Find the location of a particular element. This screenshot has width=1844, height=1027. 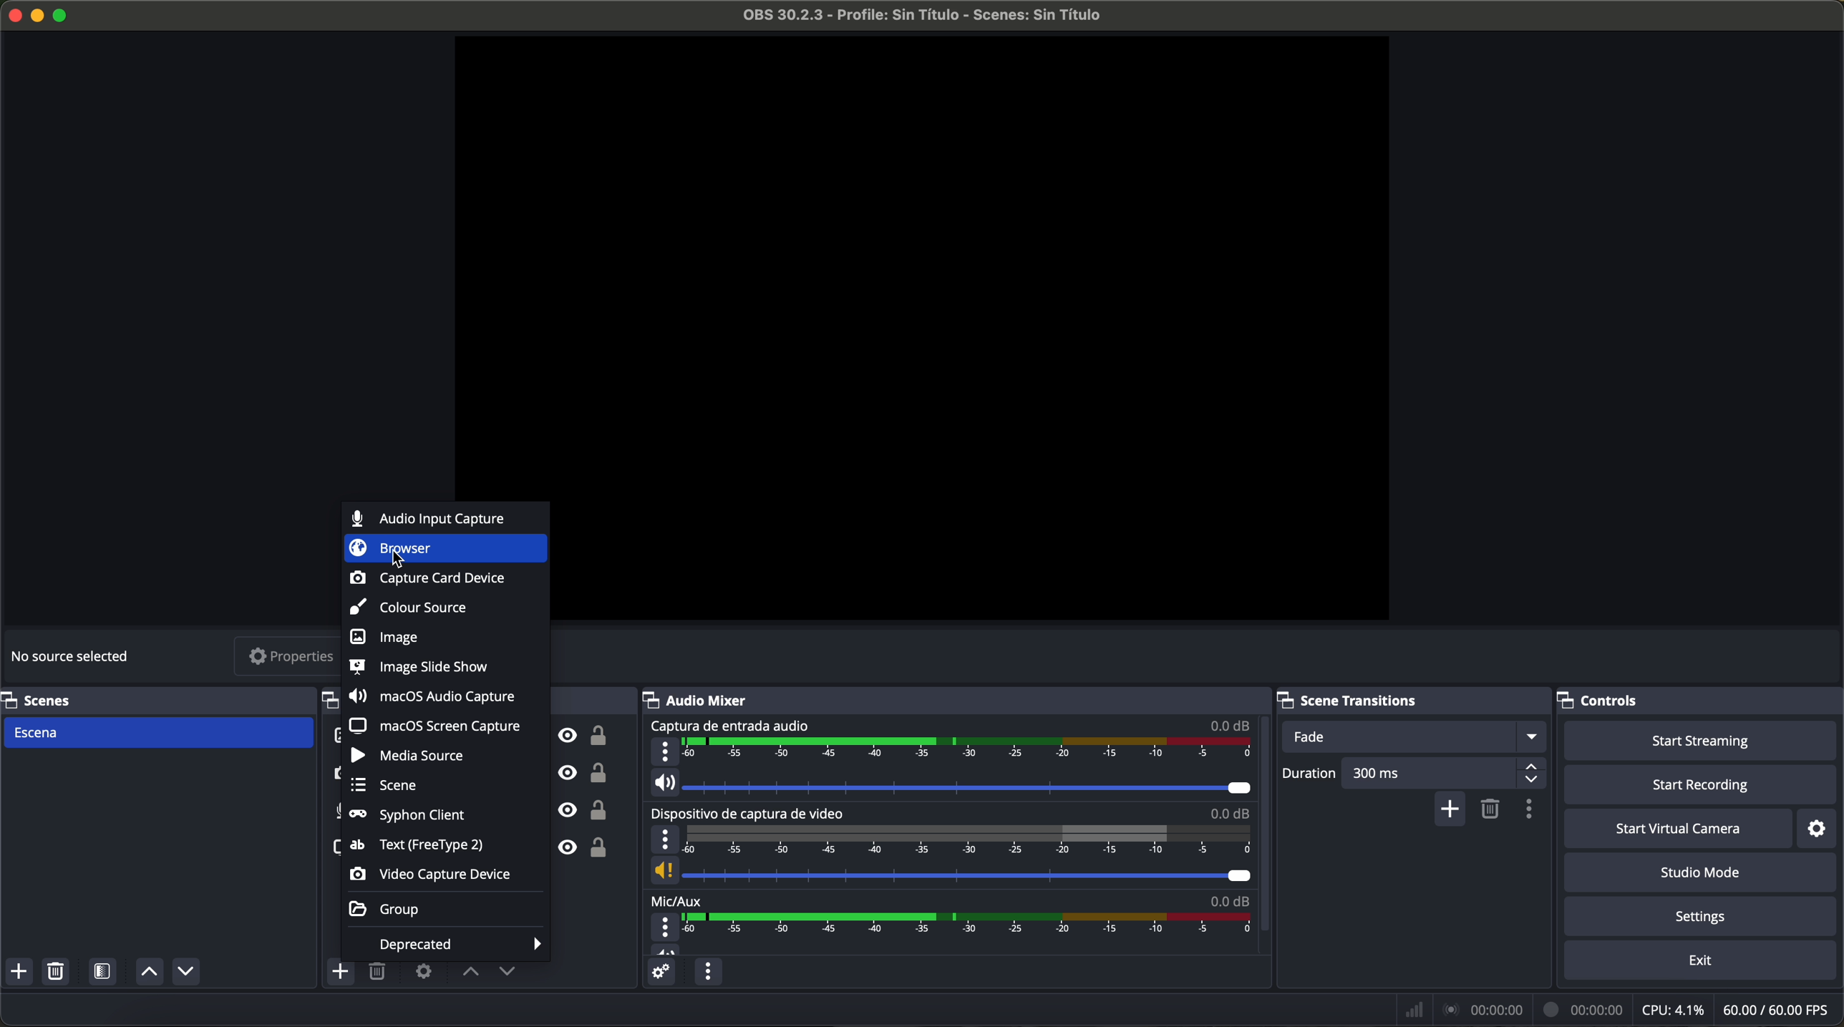

0.0 dB is located at coordinates (1223, 902).